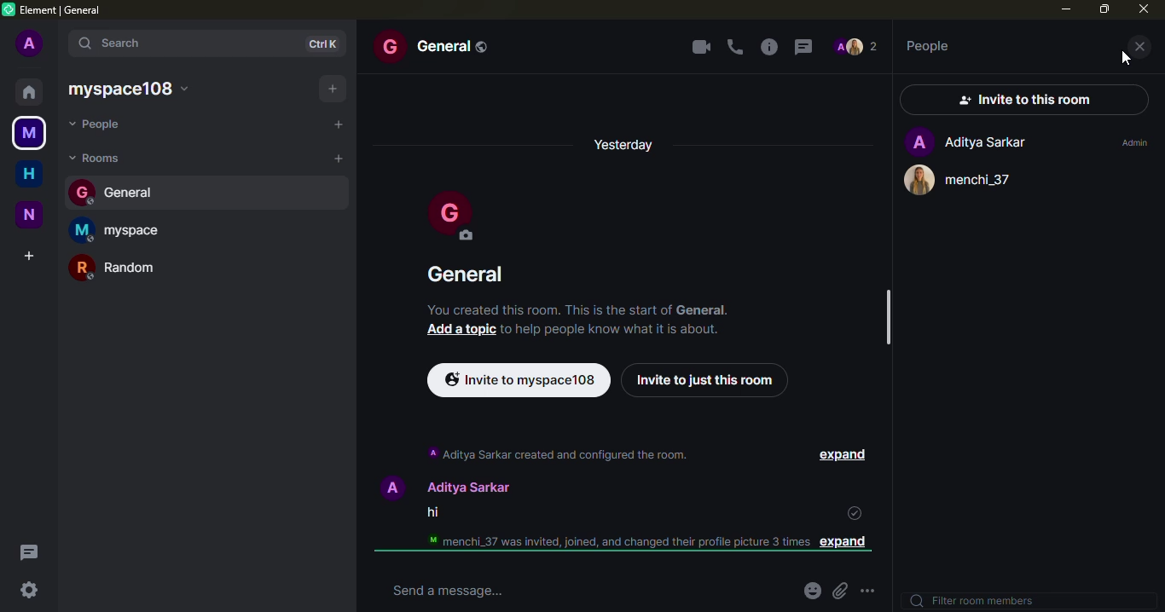  Describe the element at coordinates (517, 378) in the screenshot. I see `invite to myspace108` at that location.